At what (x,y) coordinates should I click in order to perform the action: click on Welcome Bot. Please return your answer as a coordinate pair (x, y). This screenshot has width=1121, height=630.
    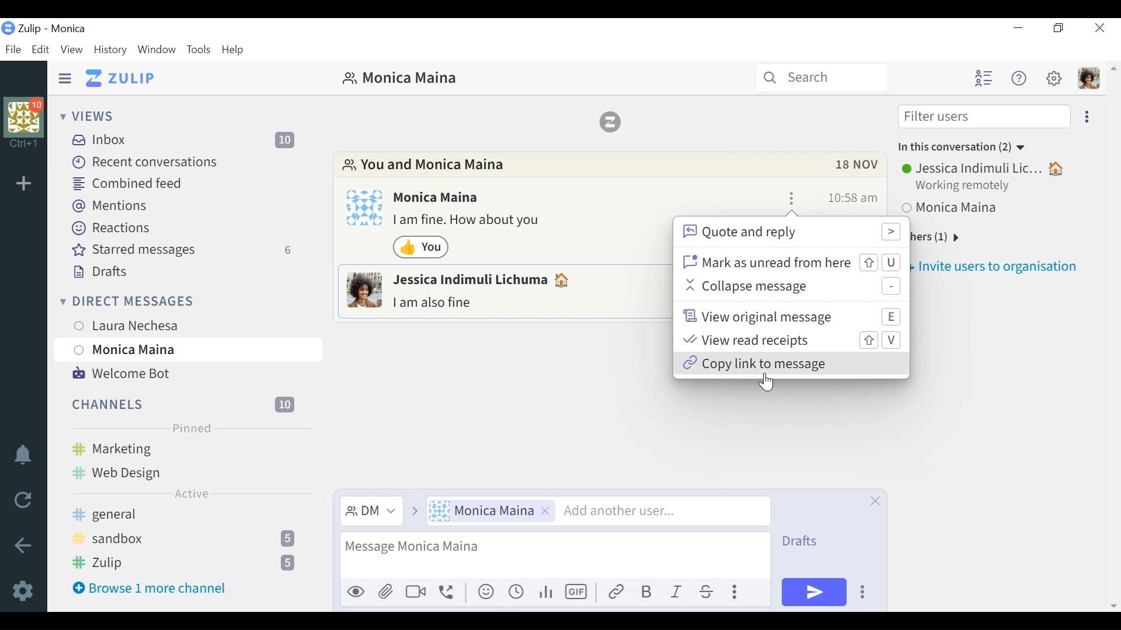
    Looking at the image, I should click on (120, 374).